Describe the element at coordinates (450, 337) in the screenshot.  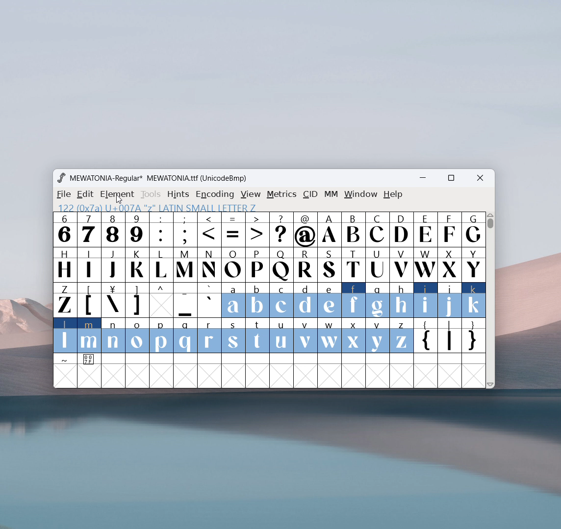
I see `|` at that location.